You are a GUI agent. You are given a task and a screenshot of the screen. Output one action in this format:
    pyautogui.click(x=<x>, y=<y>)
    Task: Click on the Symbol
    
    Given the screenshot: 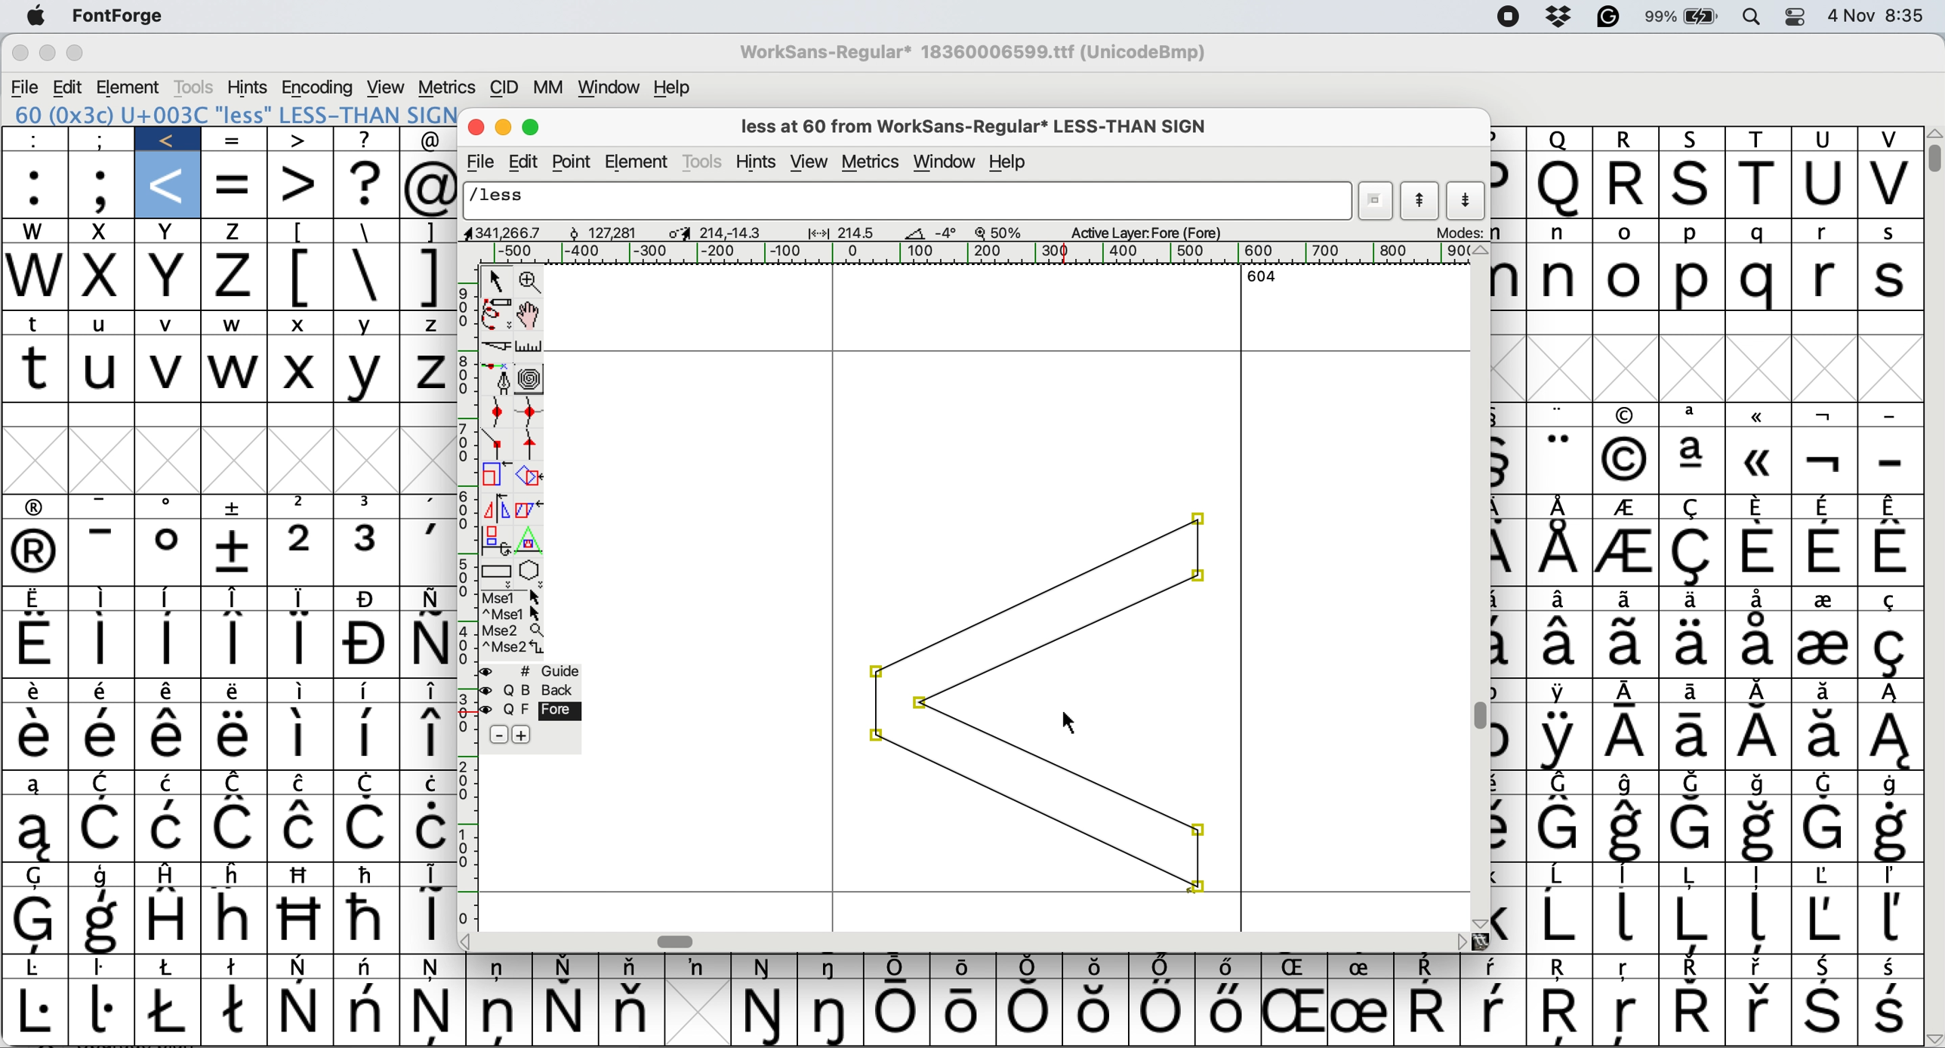 What is the action you would take?
    pyautogui.click(x=1560, y=921)
    